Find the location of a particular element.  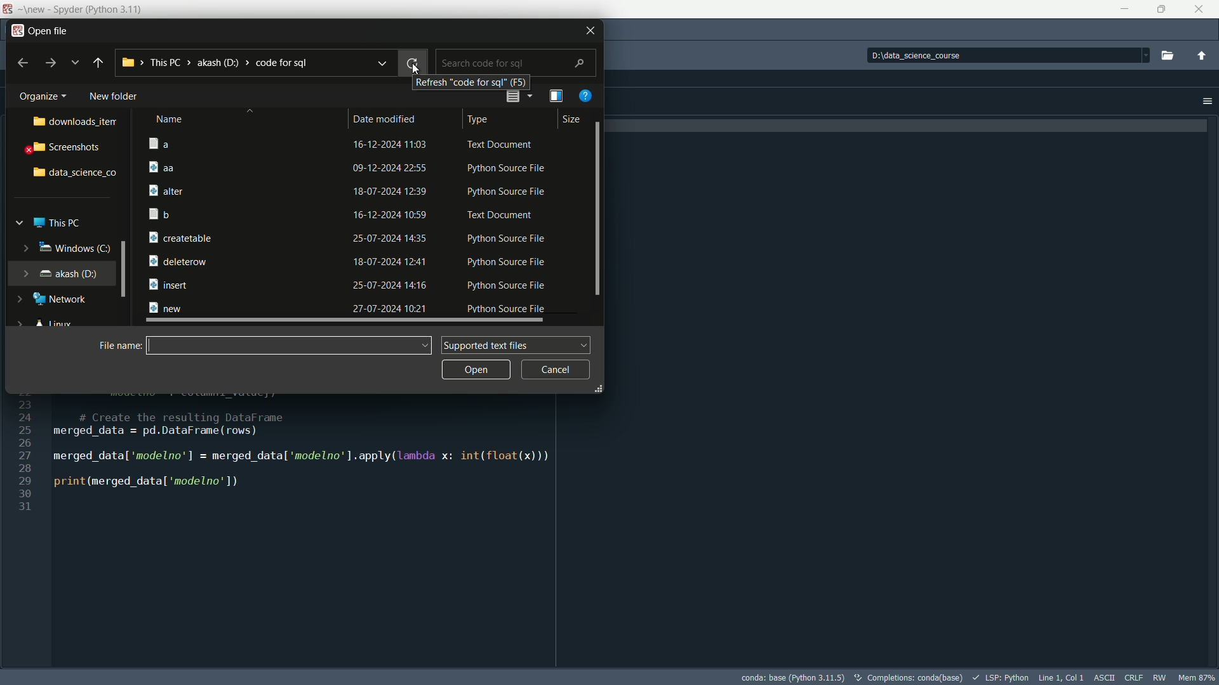

new folder is located at coordinates (115, 96).